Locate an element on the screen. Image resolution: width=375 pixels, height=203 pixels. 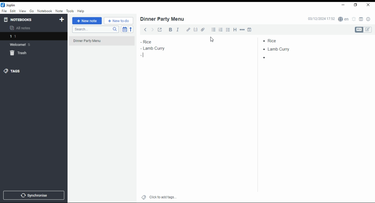
view is located at coordinates (22, 11).